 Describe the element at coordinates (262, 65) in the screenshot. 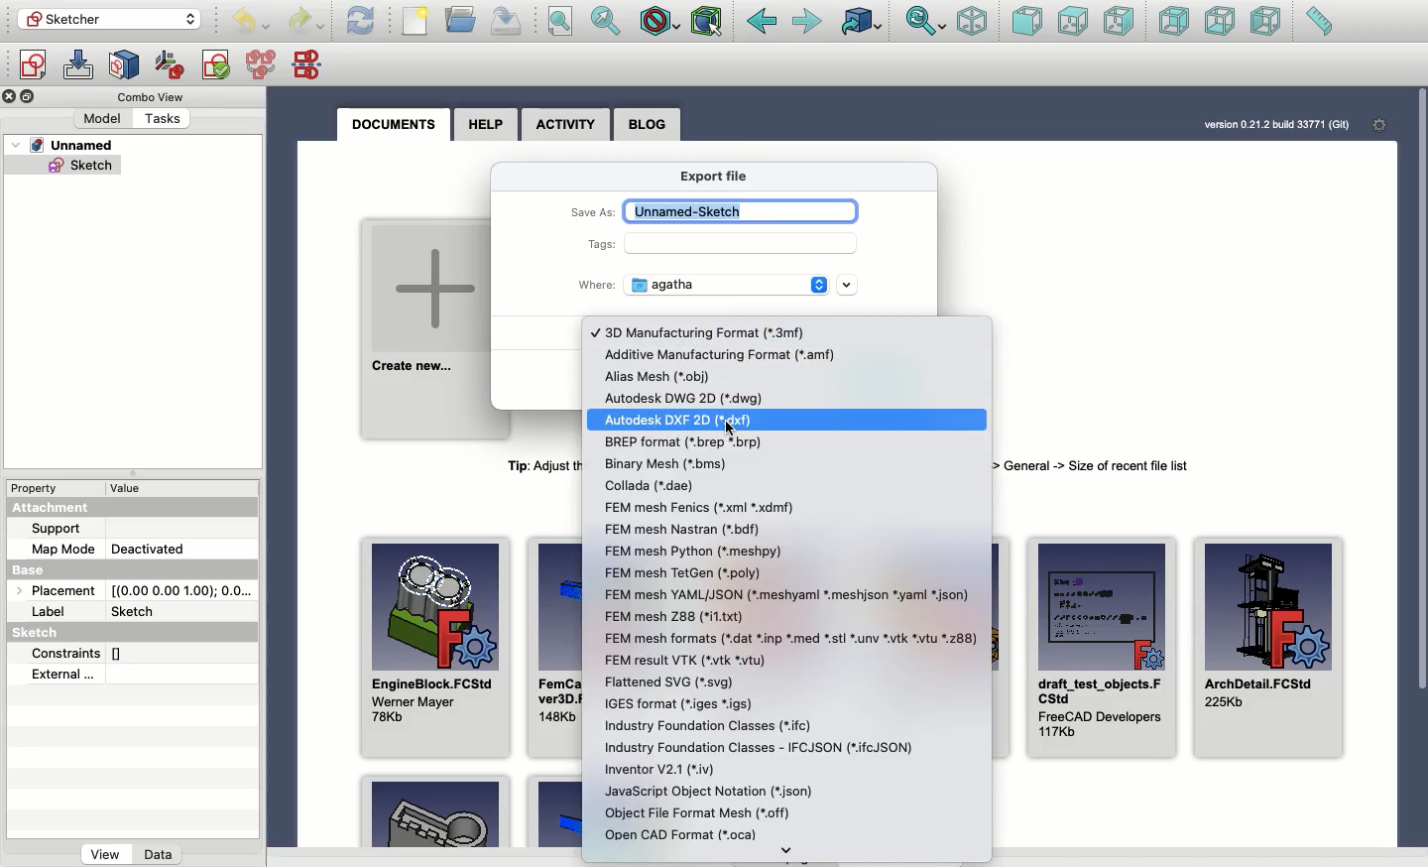

I see `Merge sketches` at that location.